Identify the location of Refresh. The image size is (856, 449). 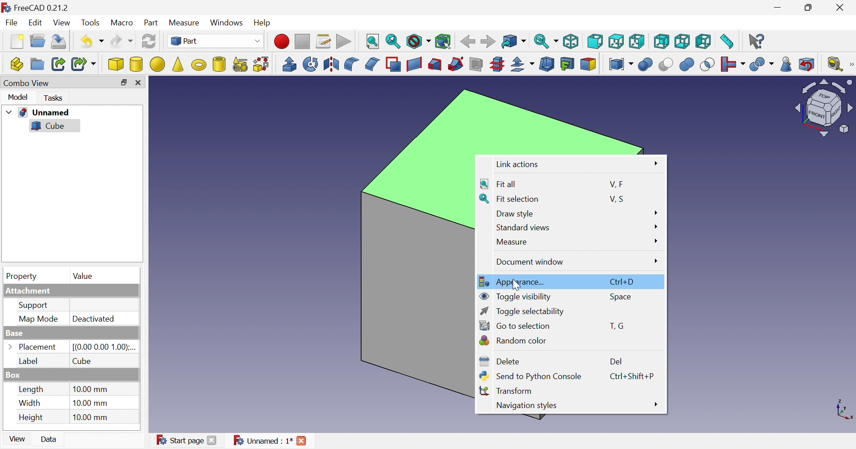
(149, 41).